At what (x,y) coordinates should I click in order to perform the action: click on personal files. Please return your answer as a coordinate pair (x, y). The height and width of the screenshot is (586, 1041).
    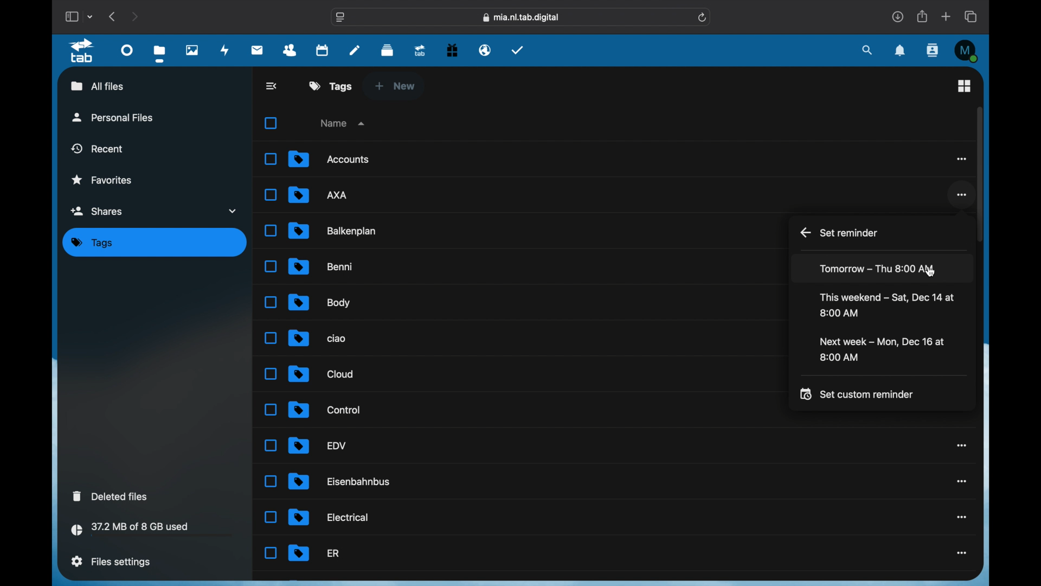
    Looking at the image, I should click on (113, 117).